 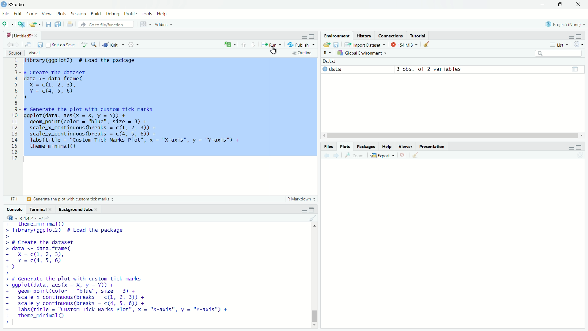 I want to click on file, so click(x=6, y=14).